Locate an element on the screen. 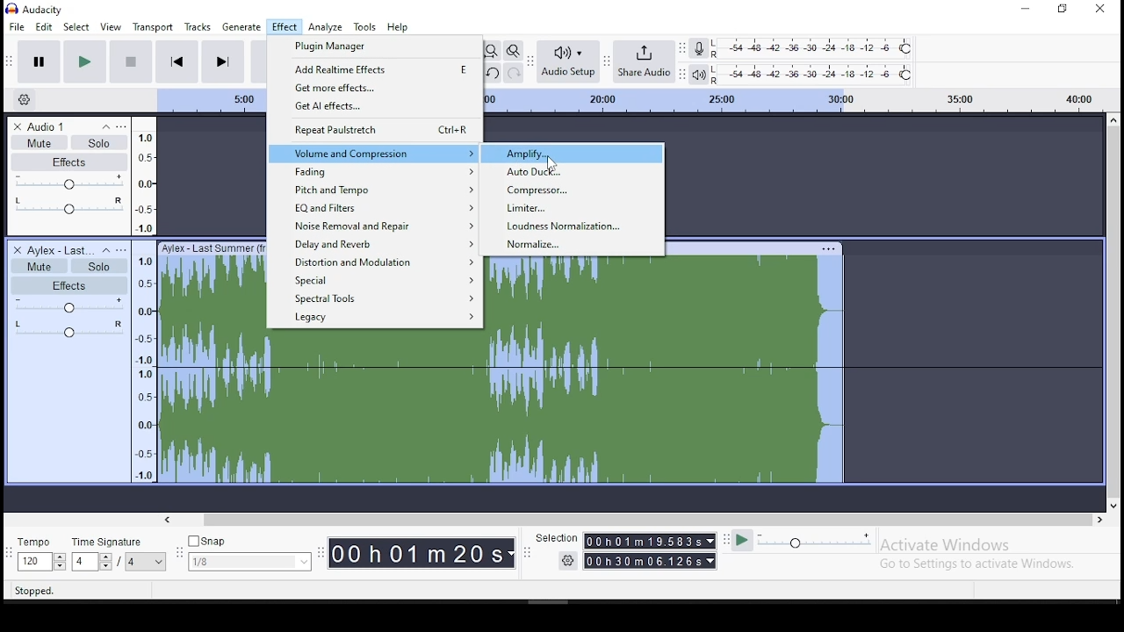  rime signature is located at coordinates (119, 555).